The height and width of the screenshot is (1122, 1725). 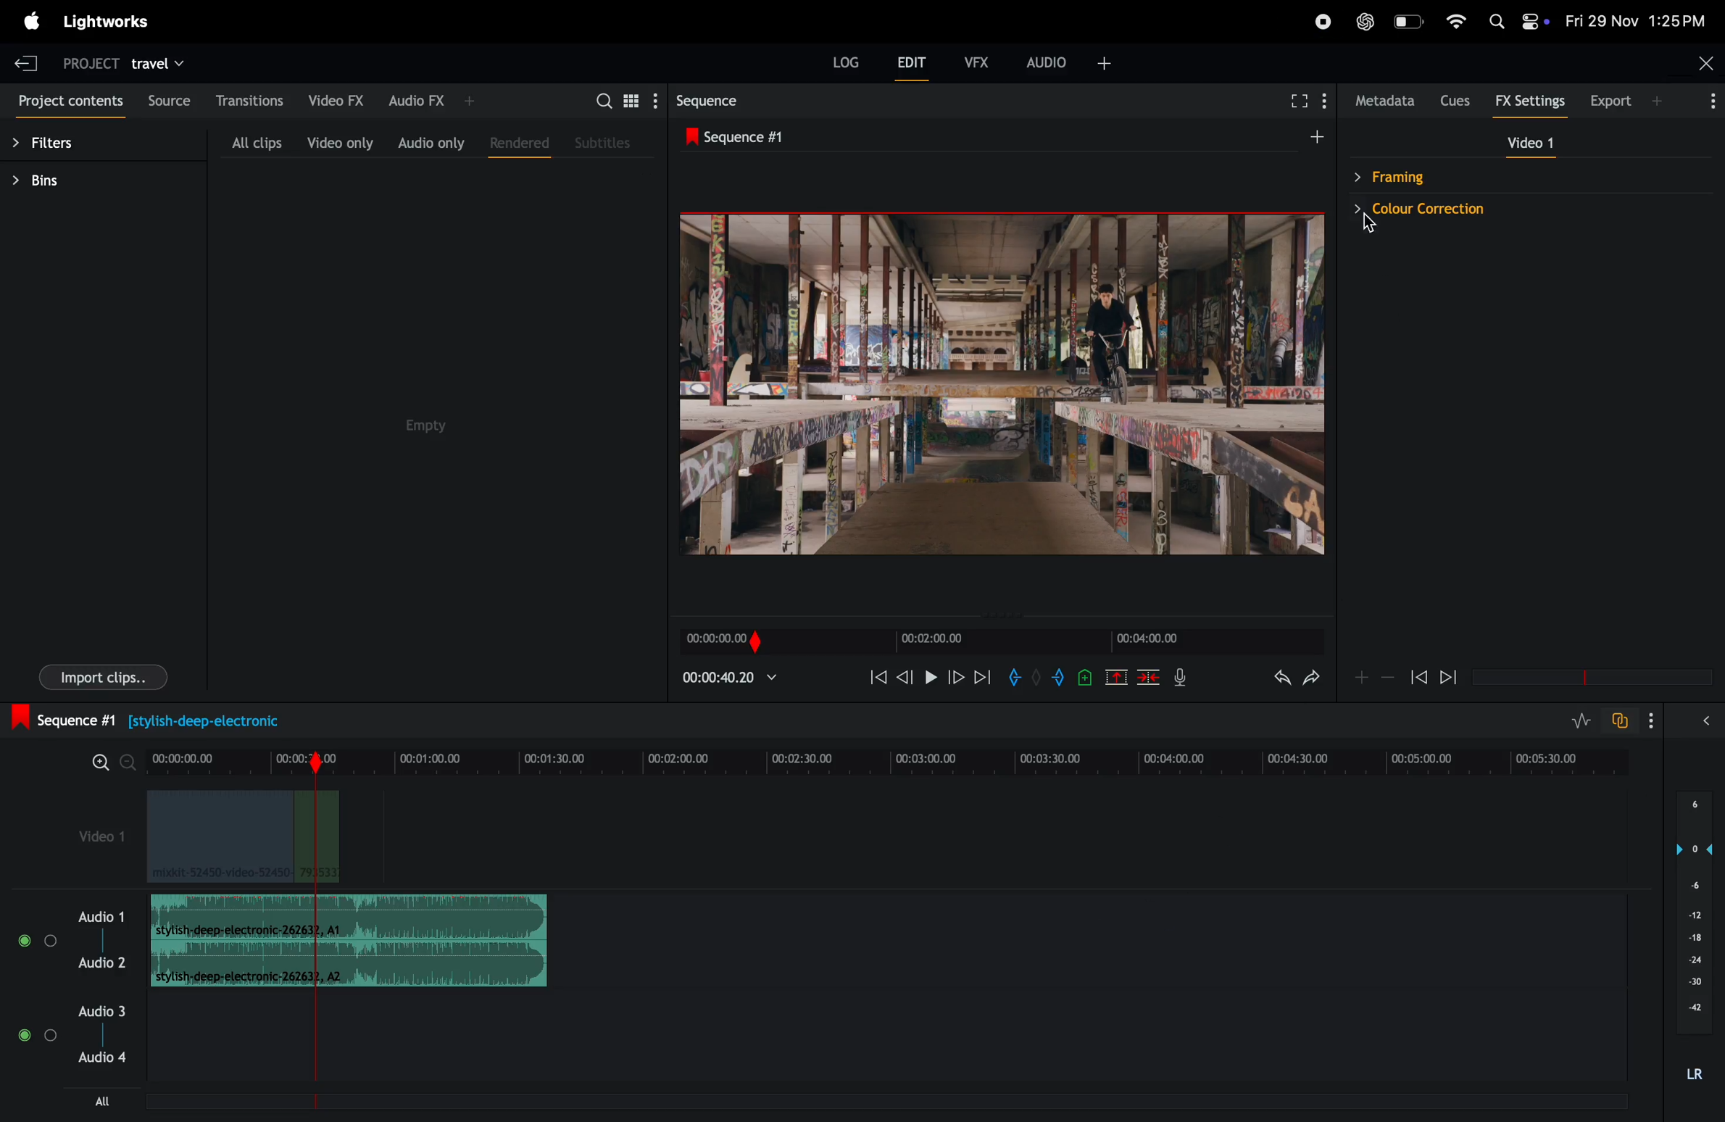 What do you see at coordinates (1446, 679) in the screenshot?
I see `forward` at bounding box center [1446, 679].